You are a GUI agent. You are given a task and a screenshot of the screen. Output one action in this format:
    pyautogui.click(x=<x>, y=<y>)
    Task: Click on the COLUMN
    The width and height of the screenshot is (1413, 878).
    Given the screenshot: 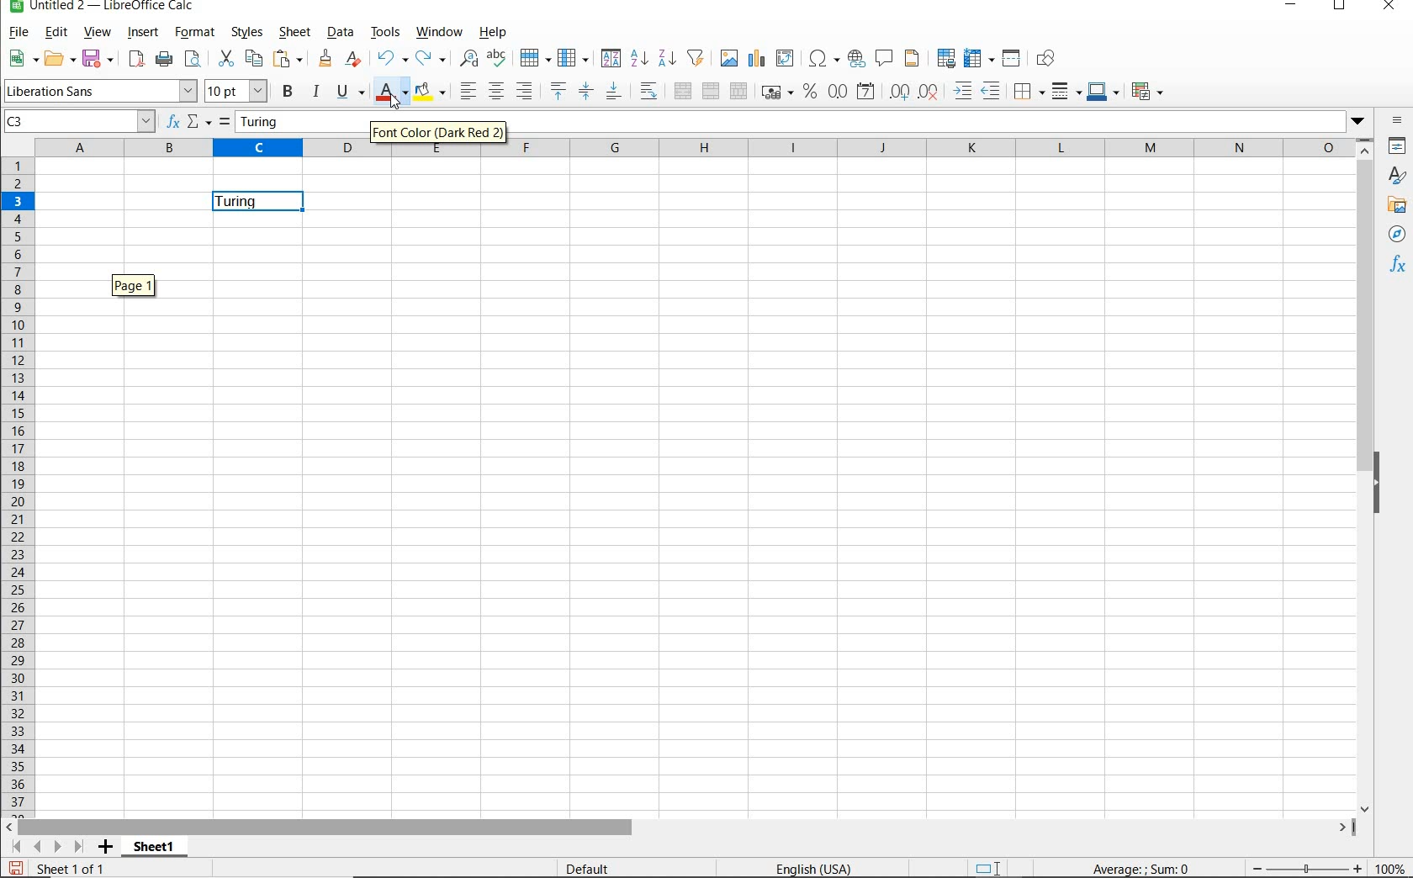 What is the action you would take?
    pyautogui.click(x=573, y=56)
    